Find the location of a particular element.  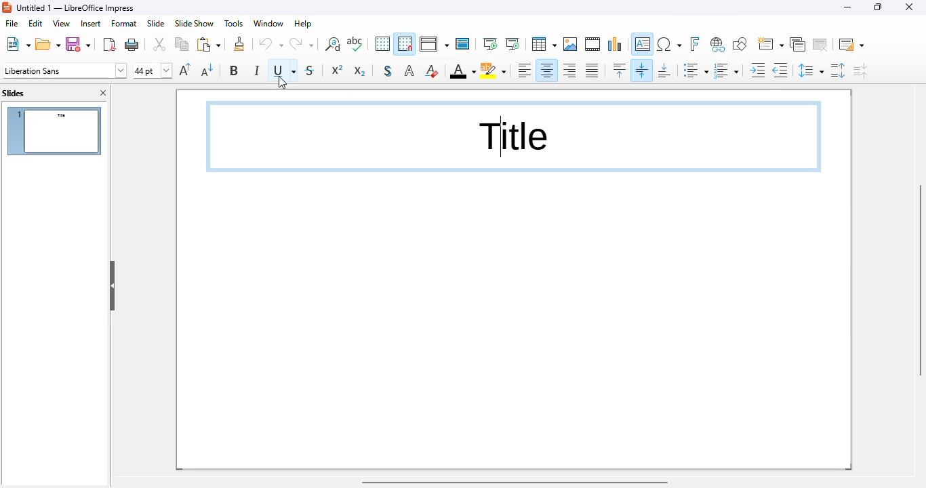

slide layout is located at coordinates (851, 44).